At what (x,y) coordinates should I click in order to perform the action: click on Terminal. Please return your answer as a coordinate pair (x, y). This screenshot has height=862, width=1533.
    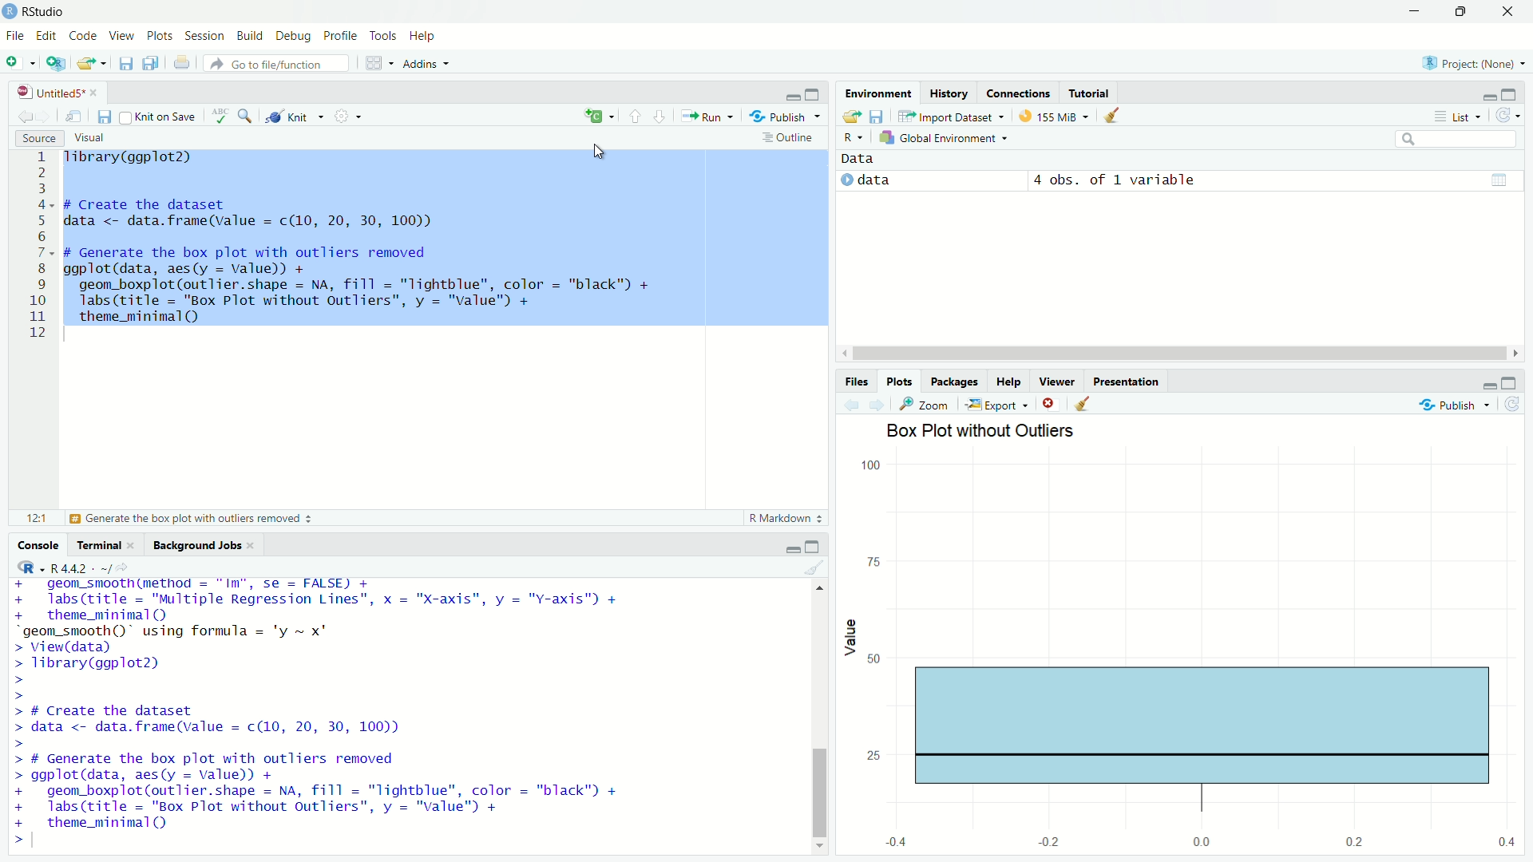
    Looking at the image, I should click on (101, 546).